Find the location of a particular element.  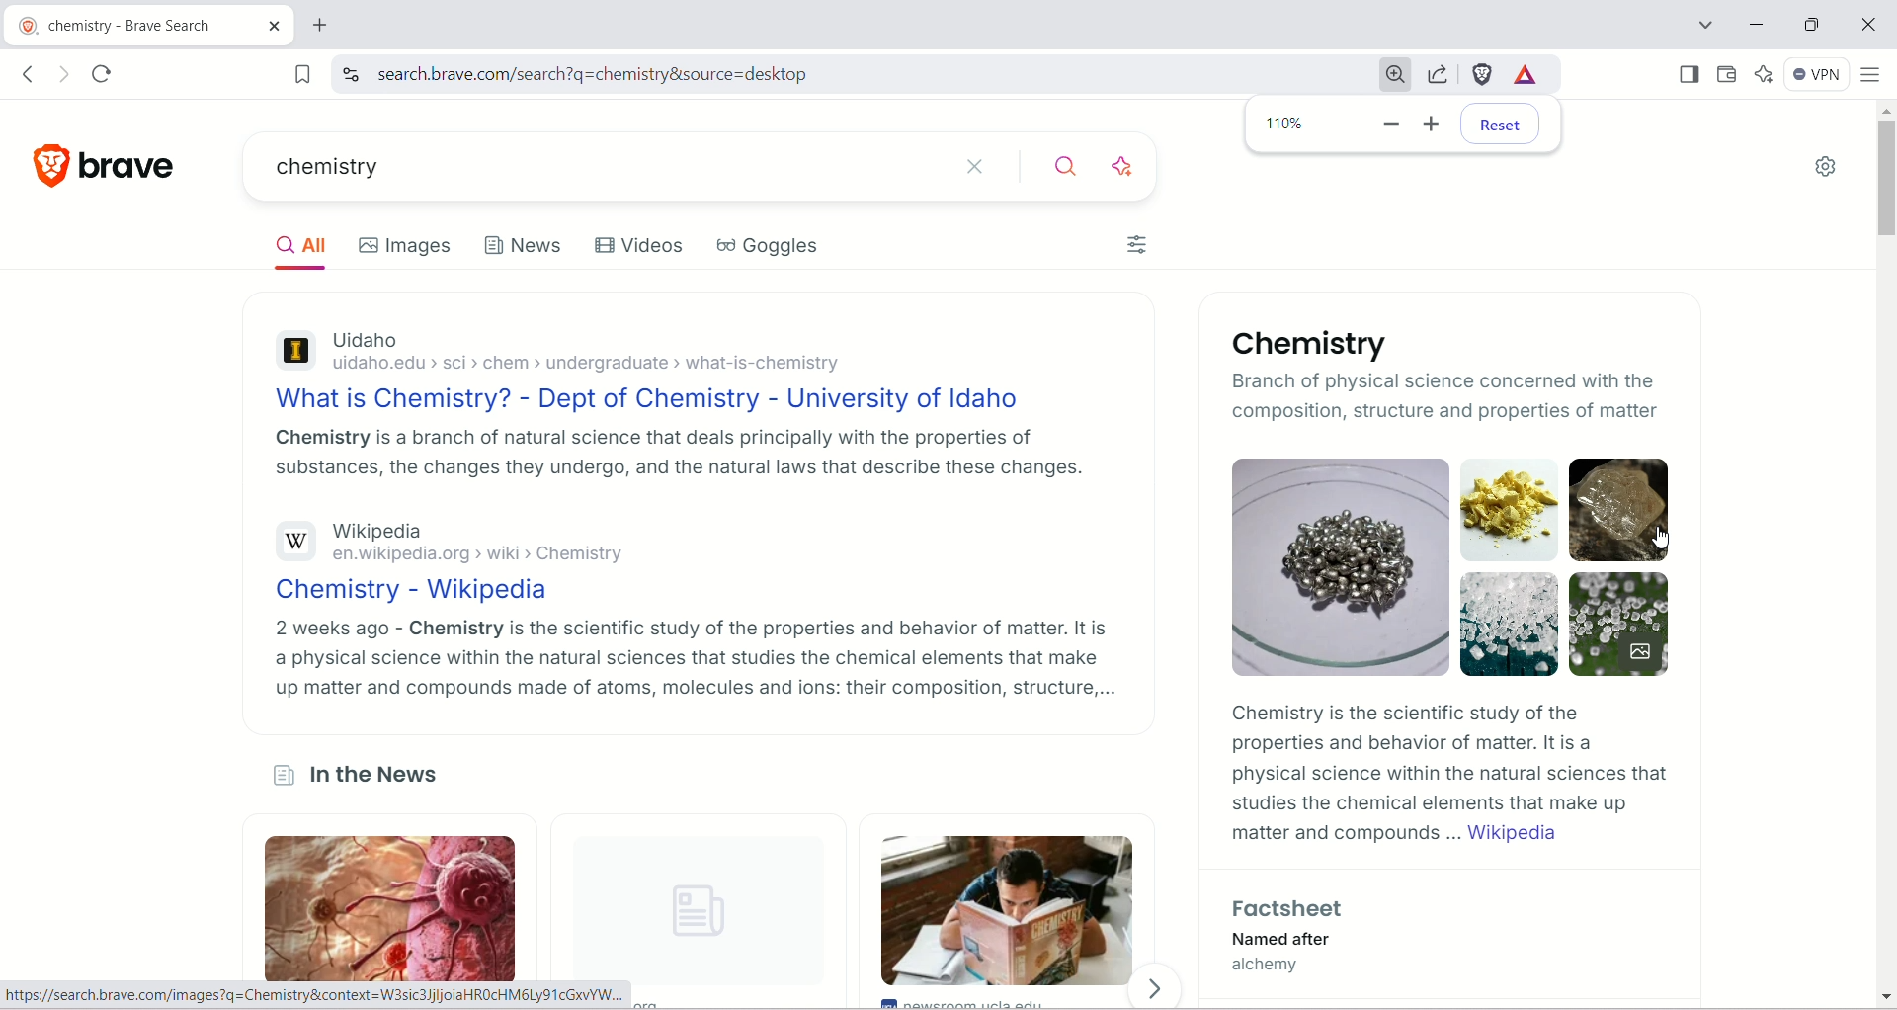

cursor is located at coordinates (1661, 537).